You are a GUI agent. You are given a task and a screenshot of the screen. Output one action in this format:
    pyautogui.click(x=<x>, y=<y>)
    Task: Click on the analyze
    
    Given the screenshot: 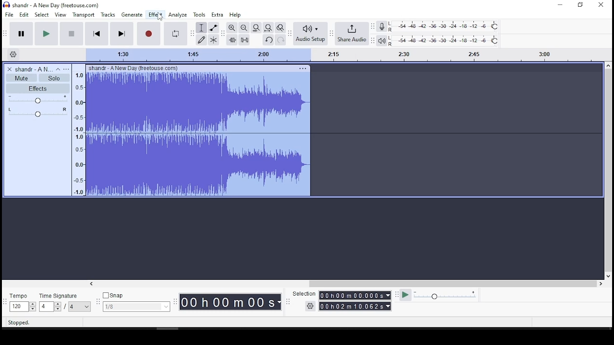 What is the action you would take?
    pyautogui.click(x=178, y=14)
    